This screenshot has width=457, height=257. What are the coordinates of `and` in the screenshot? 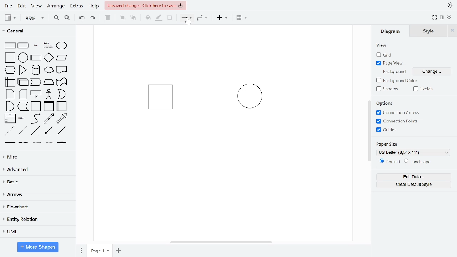 It's located at (10, 106).